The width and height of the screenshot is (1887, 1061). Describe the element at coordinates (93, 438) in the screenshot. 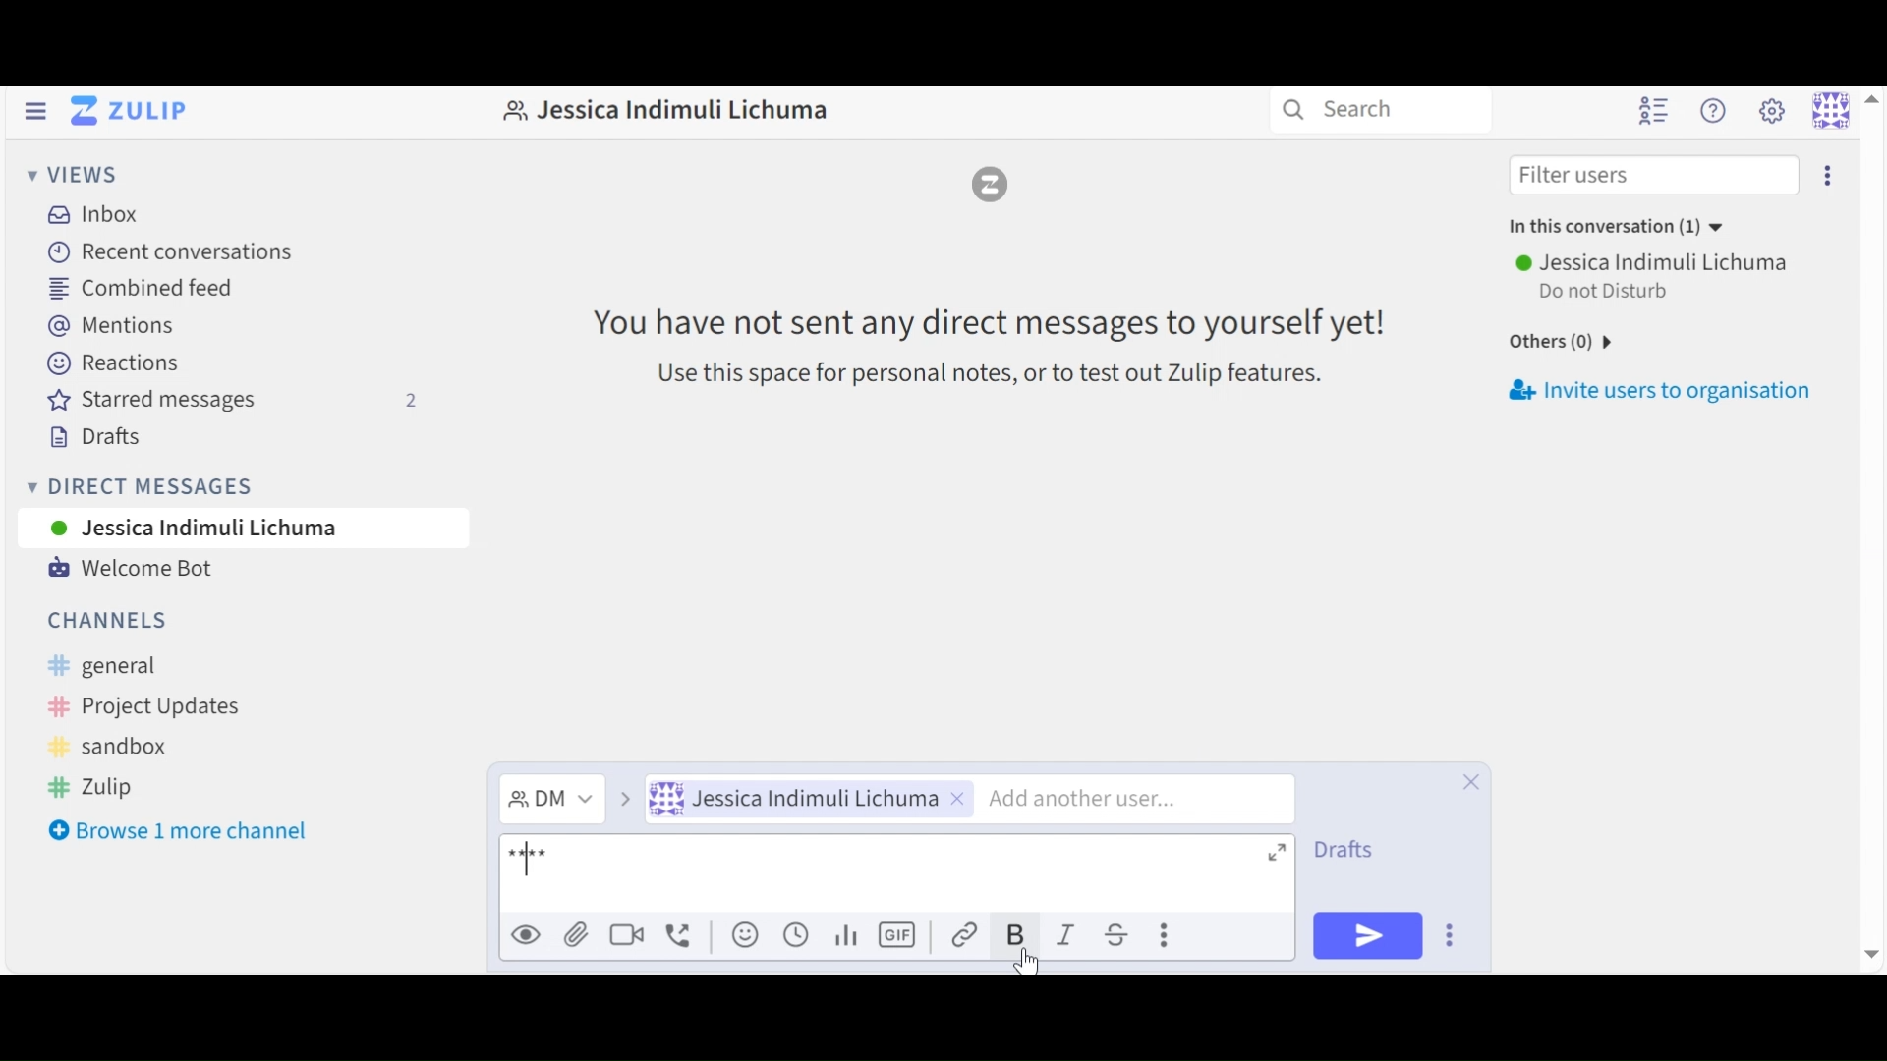

I see `Drafts` at that location.